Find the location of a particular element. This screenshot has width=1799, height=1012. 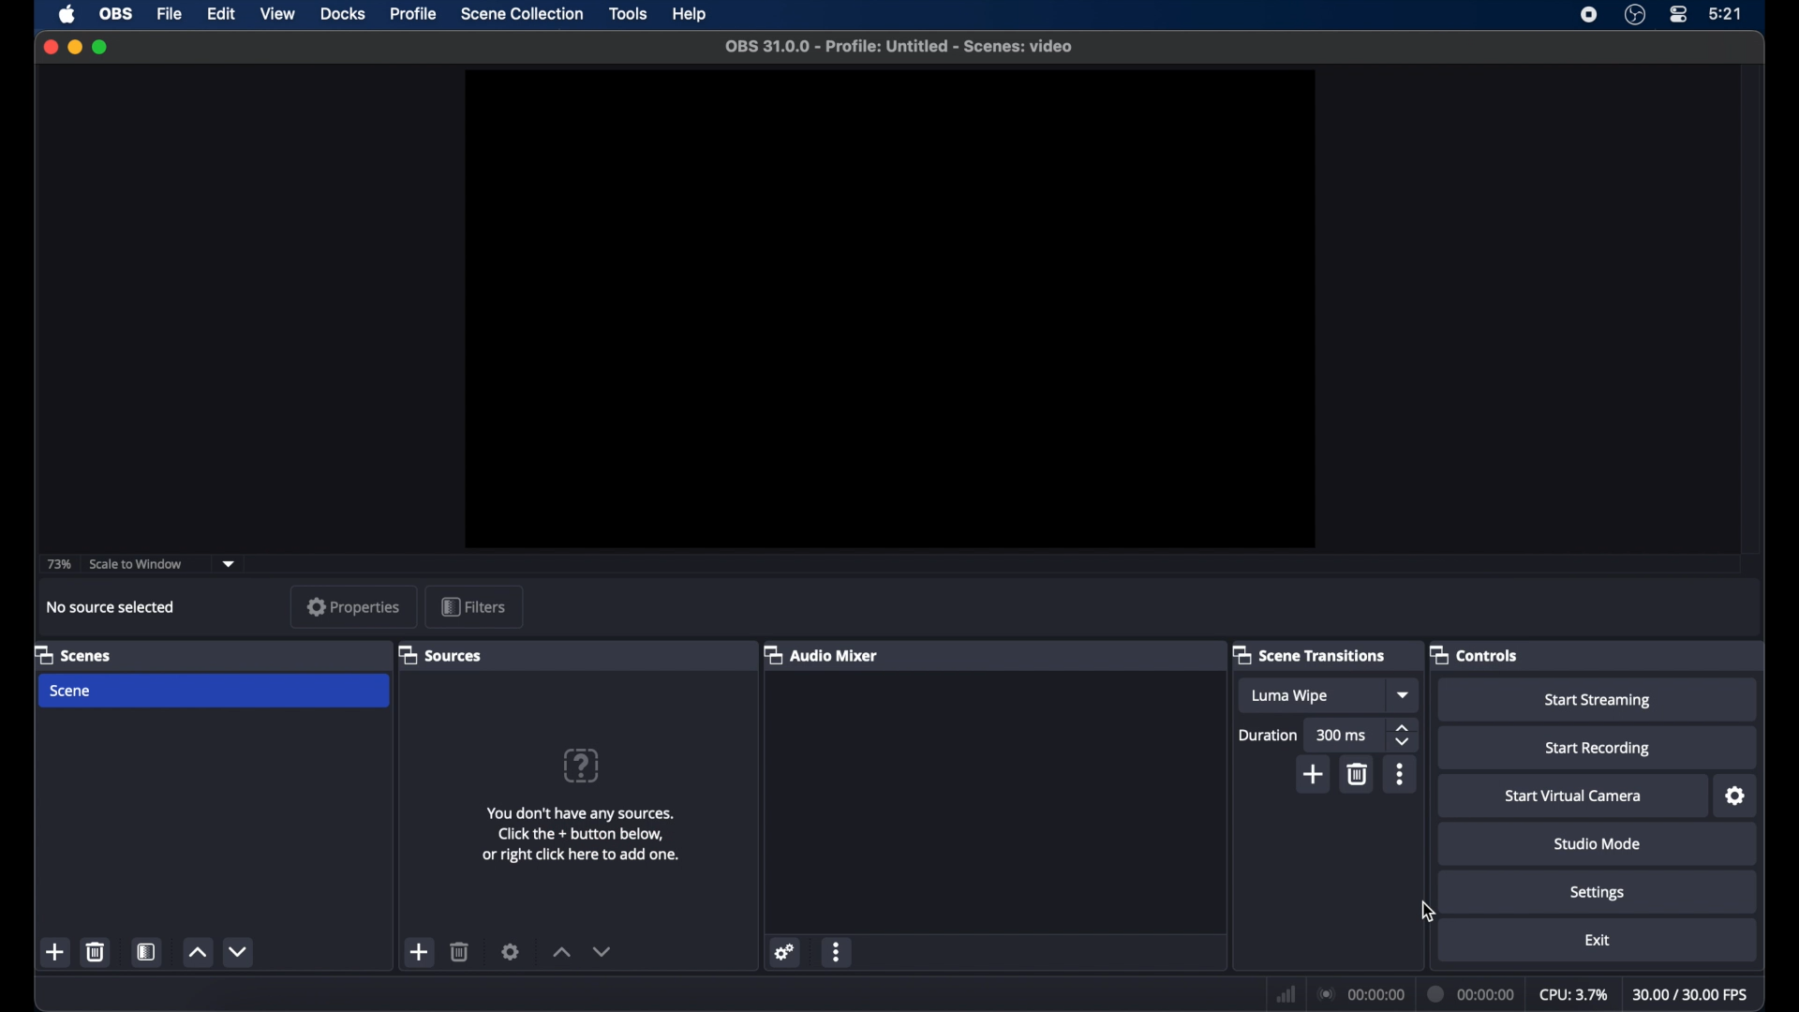

scene filters is located at coordinates (147, 953).